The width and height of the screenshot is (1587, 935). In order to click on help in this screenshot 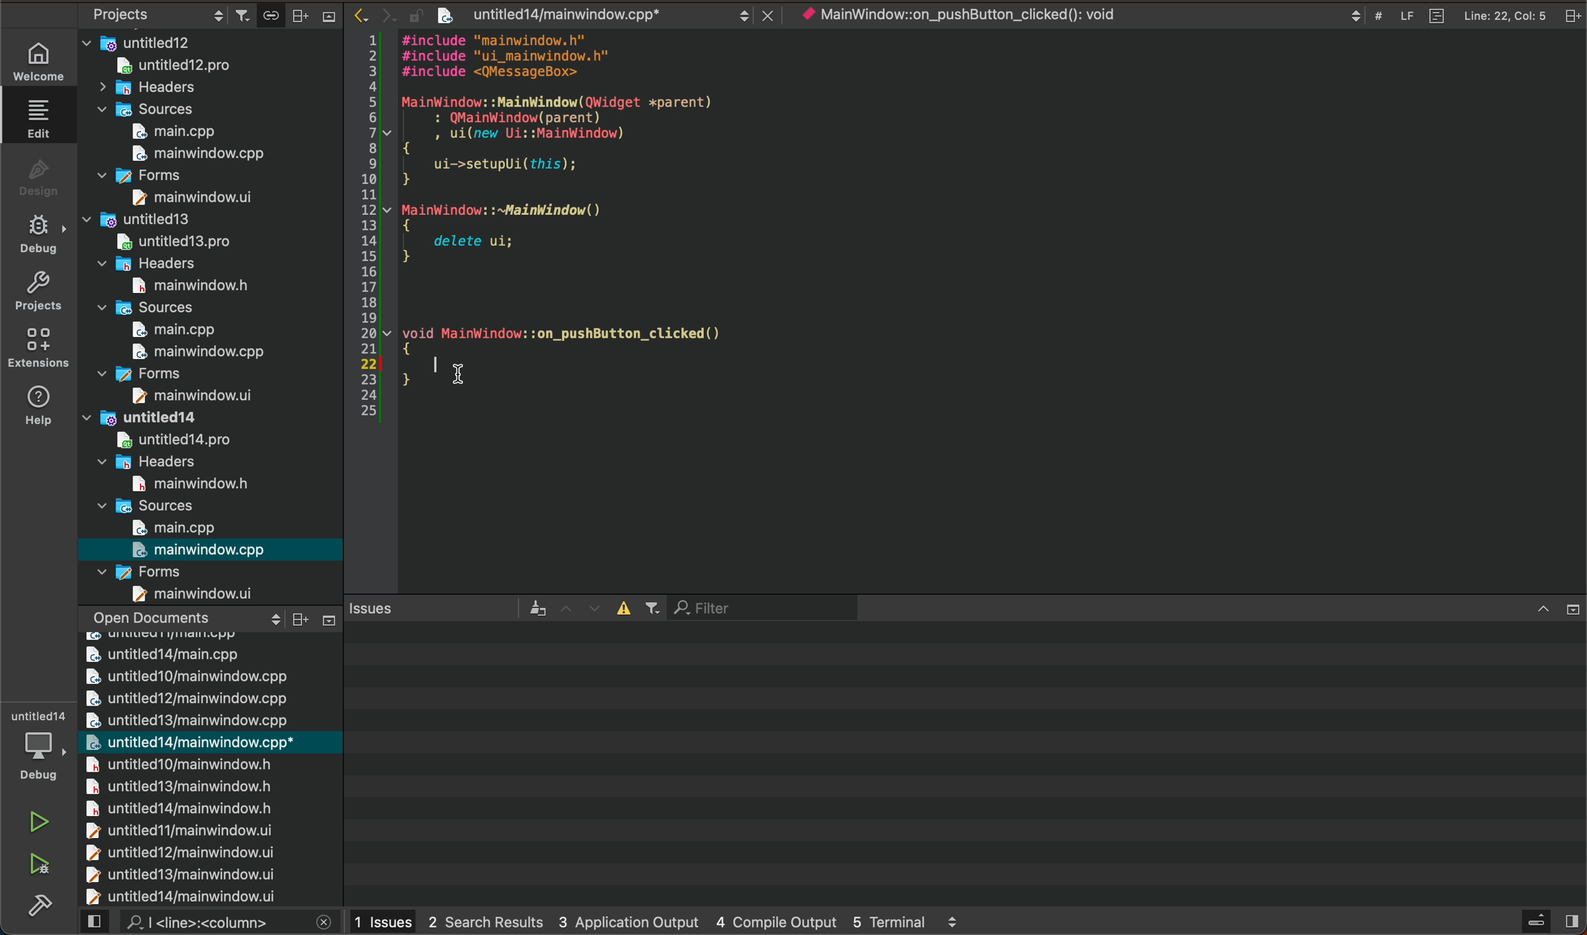, I will do `click(37, 405)`.